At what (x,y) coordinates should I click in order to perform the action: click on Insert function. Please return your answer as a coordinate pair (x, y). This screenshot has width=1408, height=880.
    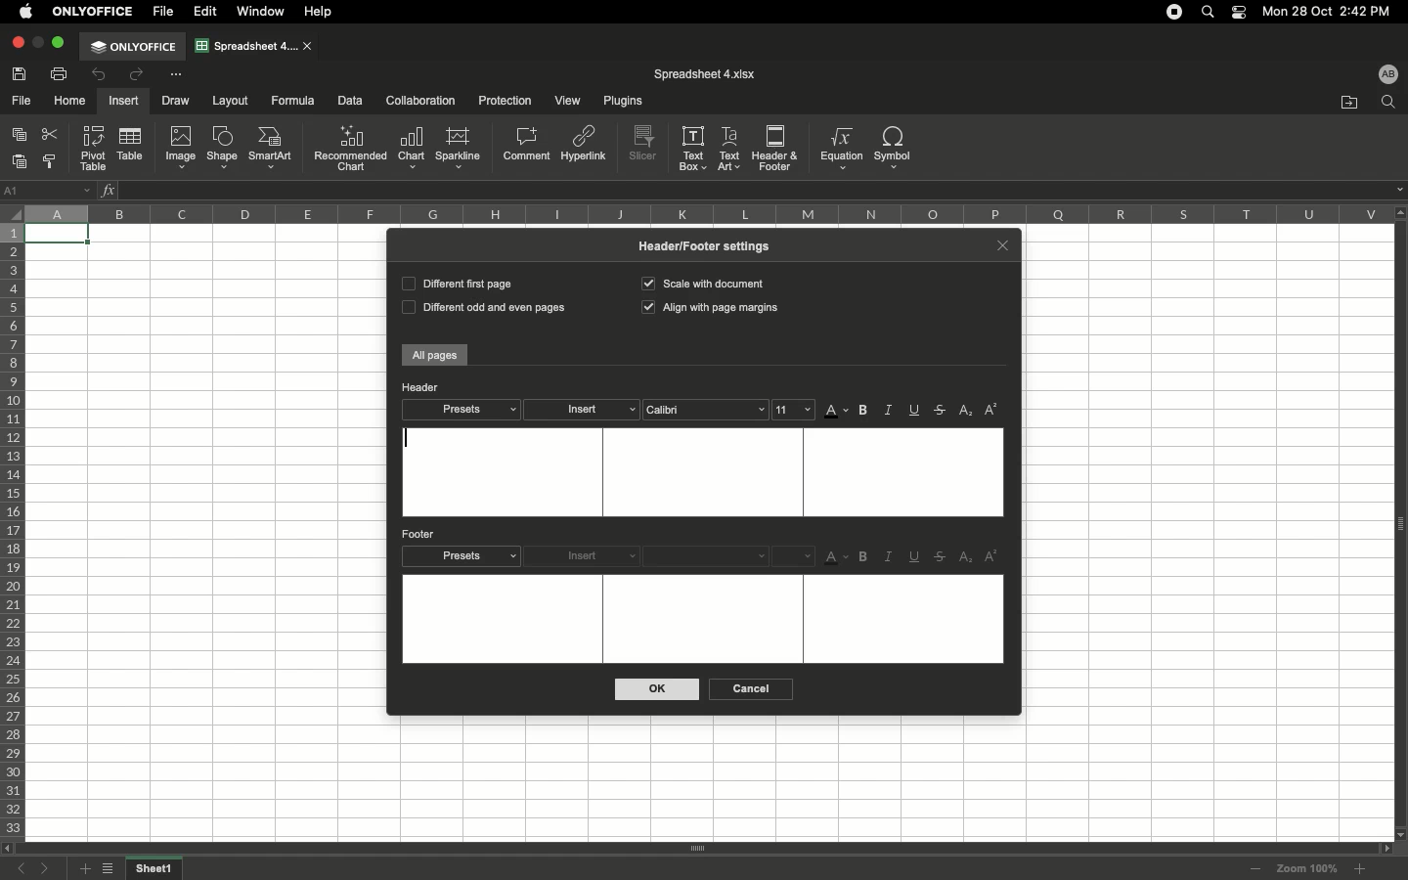
    Looking at the image, I should click on (110, 190).